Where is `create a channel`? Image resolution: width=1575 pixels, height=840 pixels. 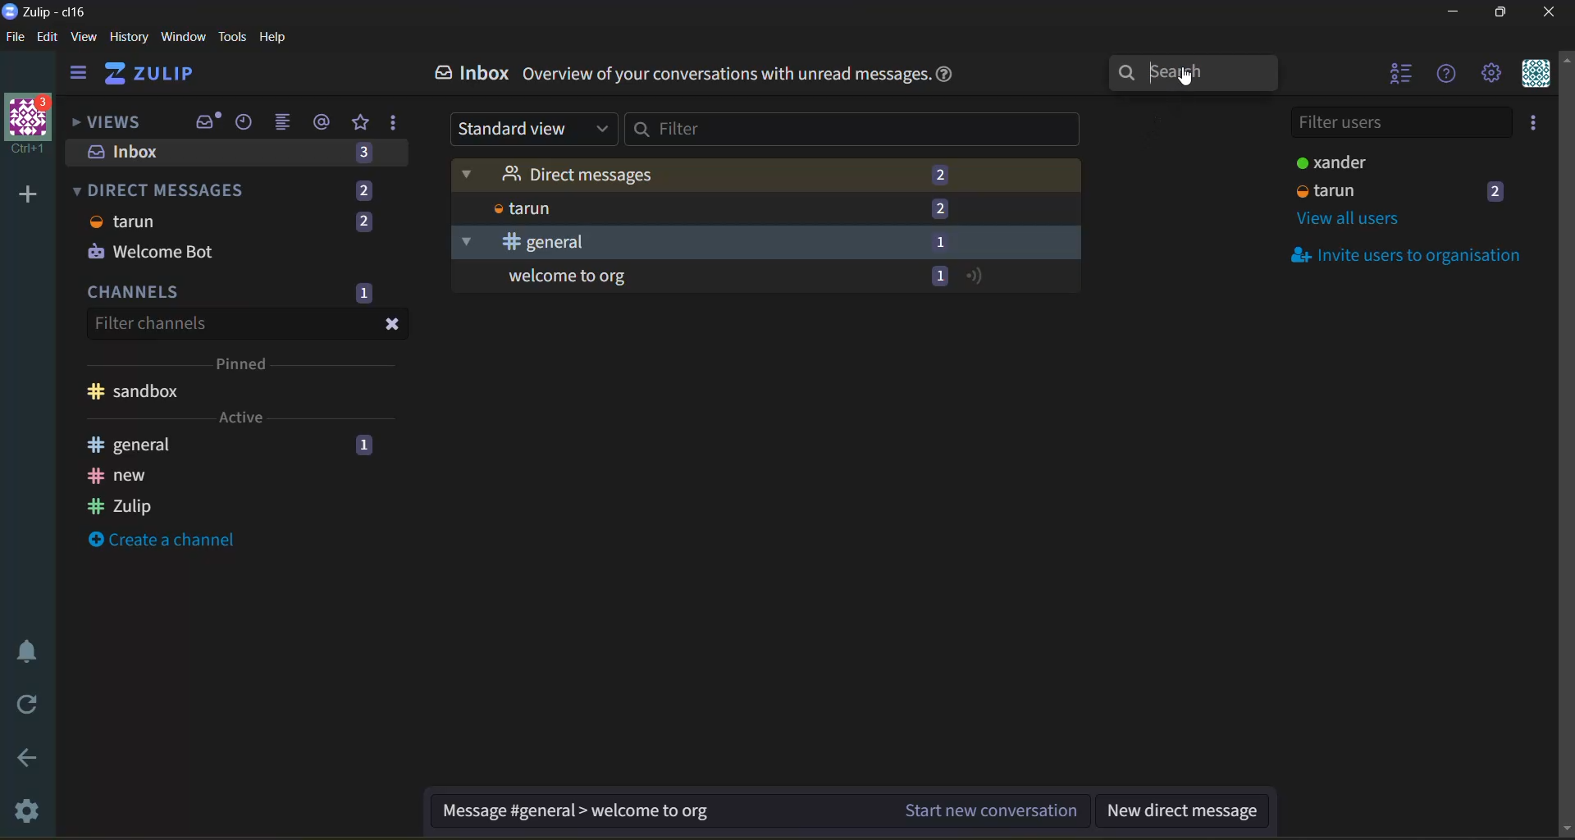
create a channel is located at coordinates (161, 539).